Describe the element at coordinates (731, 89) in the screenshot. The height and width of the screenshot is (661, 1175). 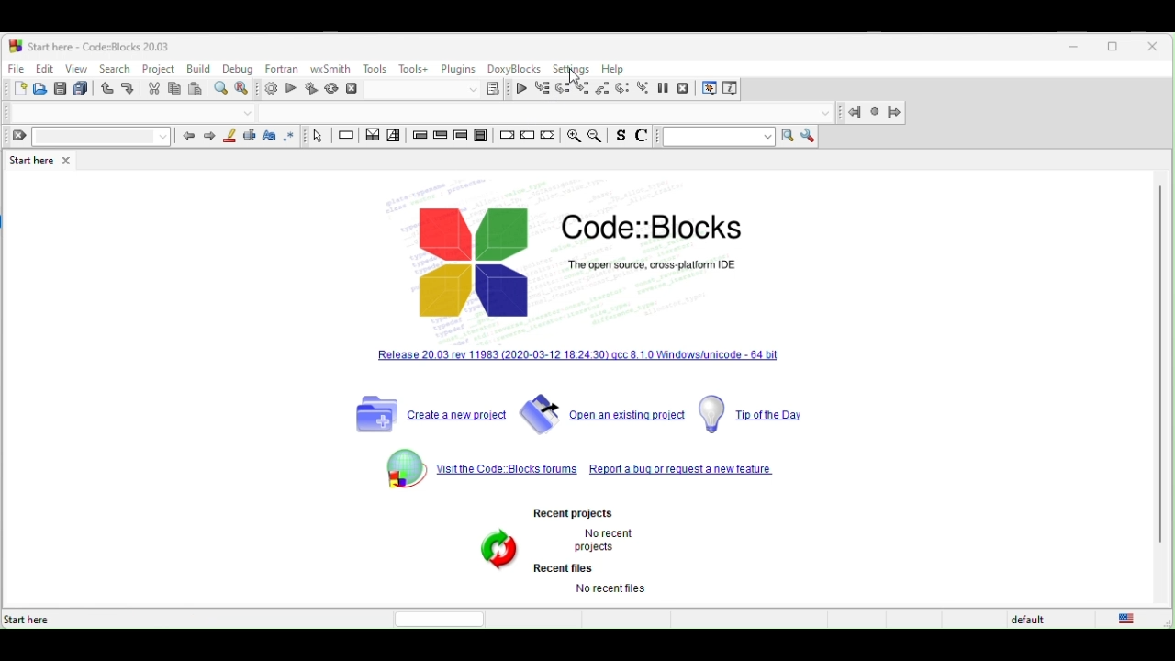
I see `various info` at that location.